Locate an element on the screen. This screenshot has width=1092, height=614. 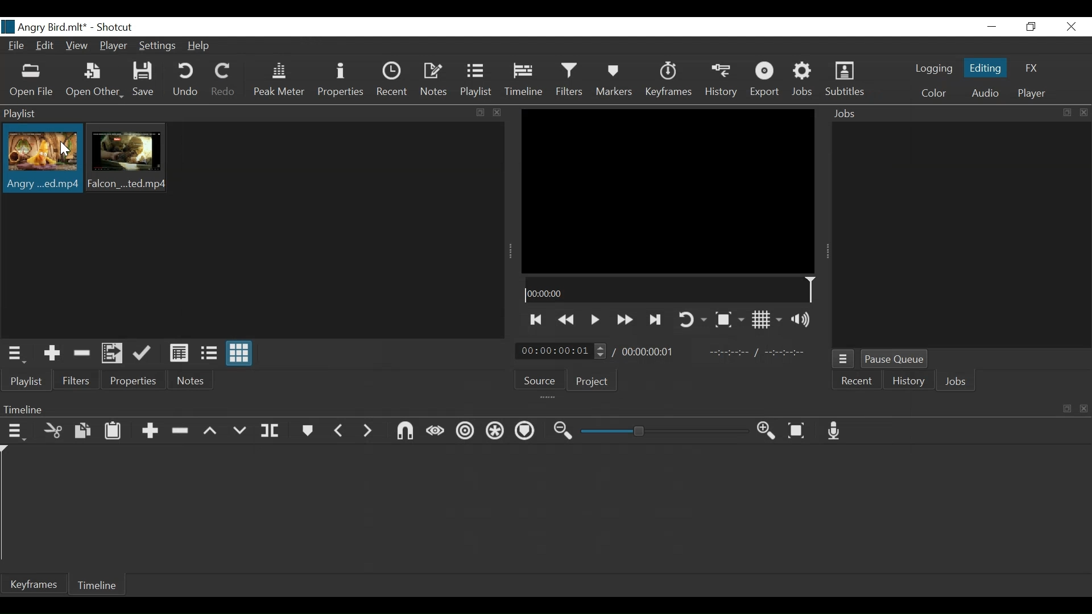
Settings is located at coordinates (158, 46).